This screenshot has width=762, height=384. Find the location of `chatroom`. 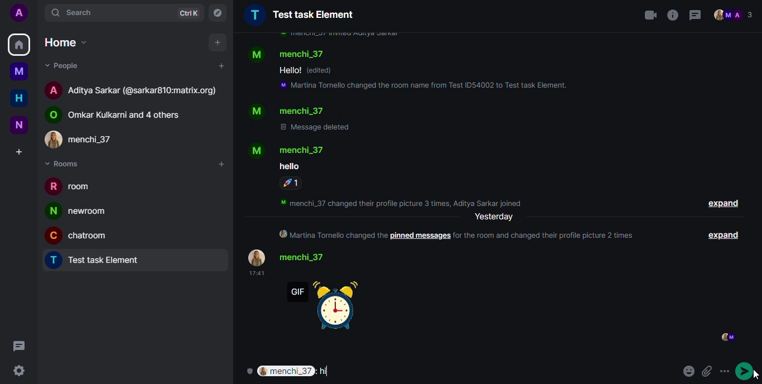

chatroom is located at coordinates (81, 234).